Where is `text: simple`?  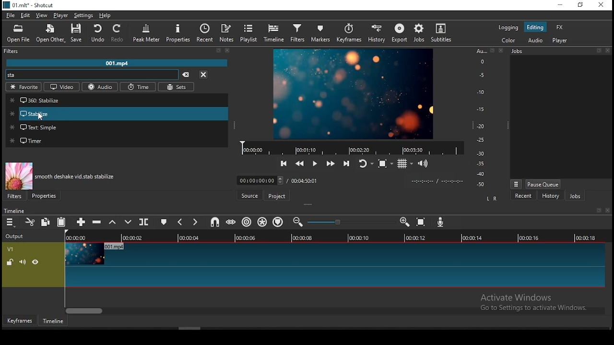 text: simple is located at coordinates (118, 129).